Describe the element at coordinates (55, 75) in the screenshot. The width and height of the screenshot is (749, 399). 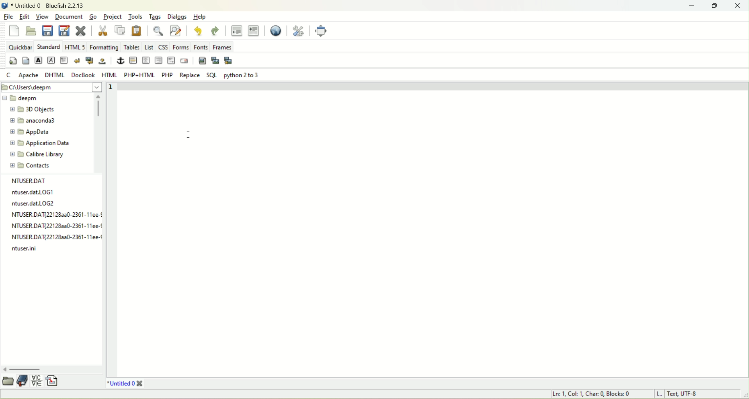
I see `DHTML` at that location.